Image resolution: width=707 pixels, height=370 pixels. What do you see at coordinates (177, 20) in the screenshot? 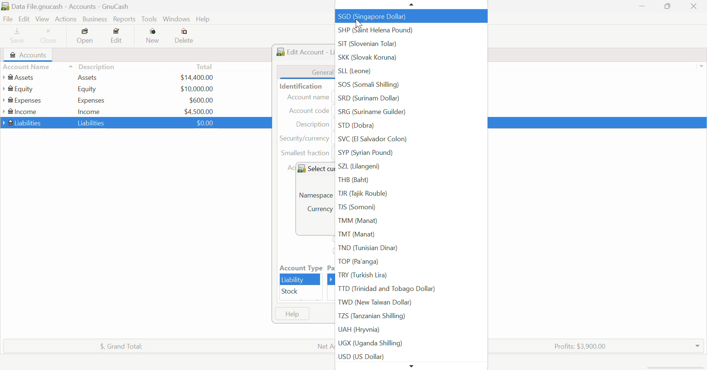
I see `Windows` at bounding box center [177, 20].